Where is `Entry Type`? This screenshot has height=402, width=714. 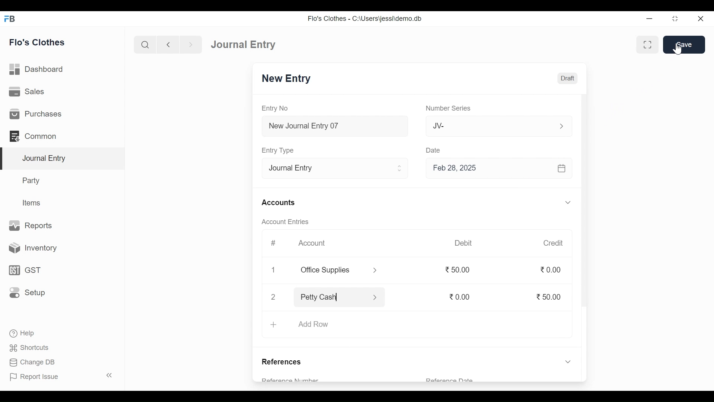
Entry Type is located at coordinates (280, 150).